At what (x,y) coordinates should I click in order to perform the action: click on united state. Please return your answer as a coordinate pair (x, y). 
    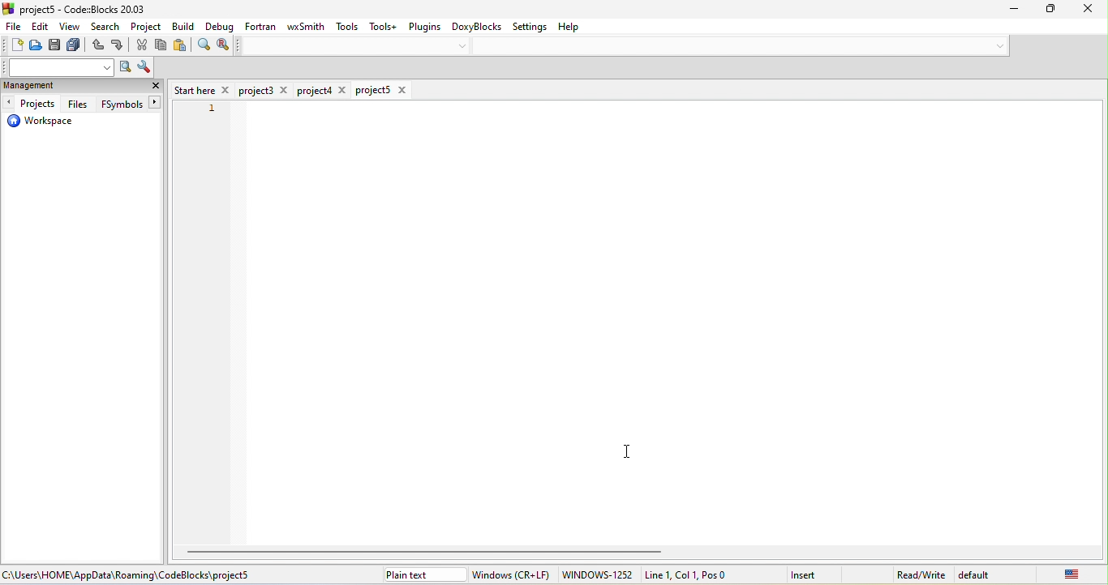
    Looking at the image, I should click on (1060, 574).